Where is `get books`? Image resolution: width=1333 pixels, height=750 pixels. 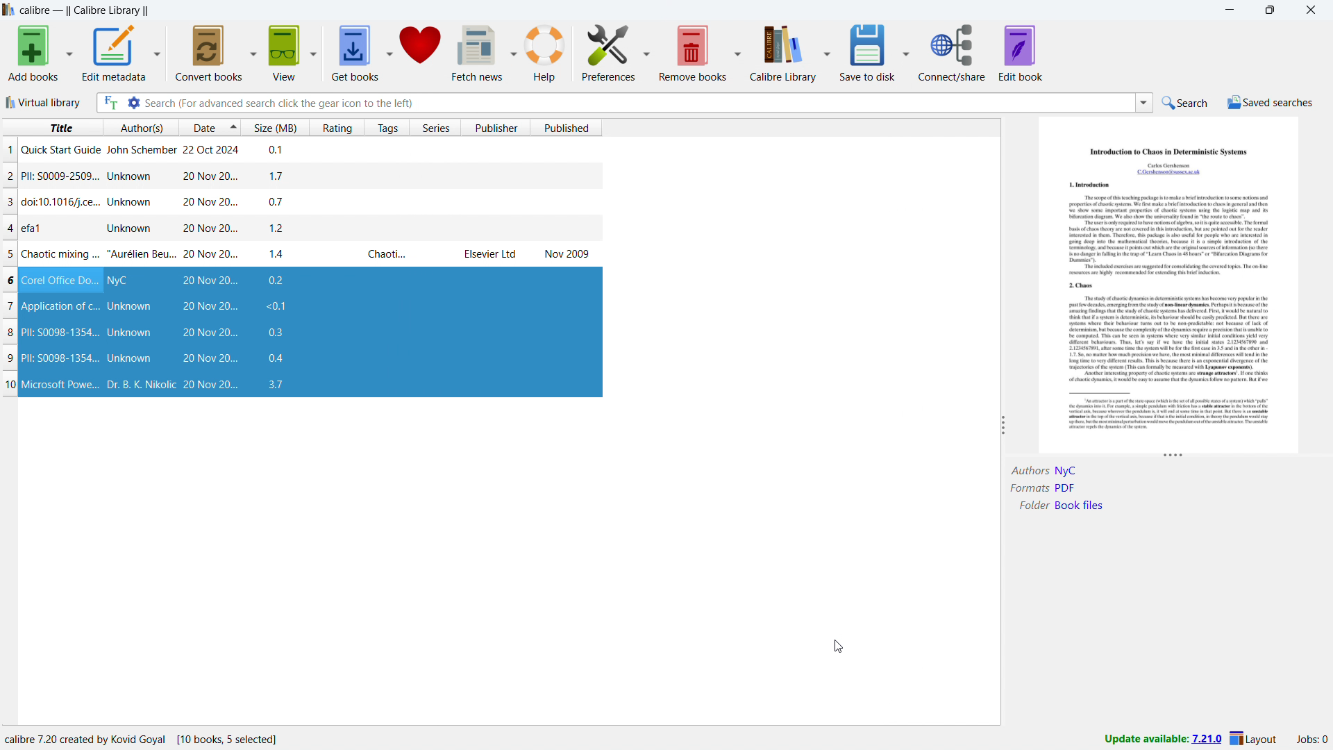 get books is located at coordinates (355, 53).